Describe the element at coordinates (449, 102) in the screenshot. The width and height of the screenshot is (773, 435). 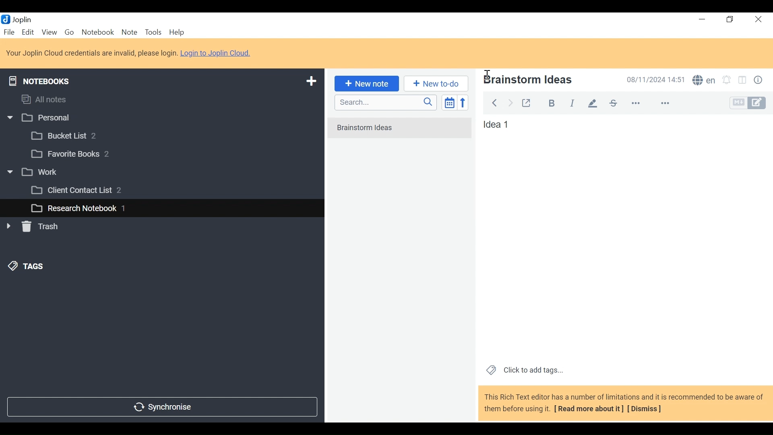
I see `Toggle sort order field` at that location.